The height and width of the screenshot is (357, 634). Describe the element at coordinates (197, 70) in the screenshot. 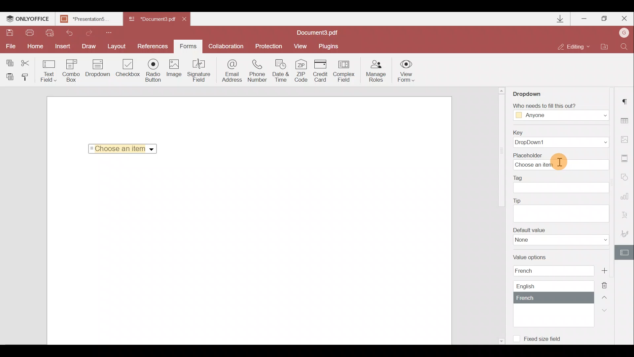

I see `Signature field` at that location.